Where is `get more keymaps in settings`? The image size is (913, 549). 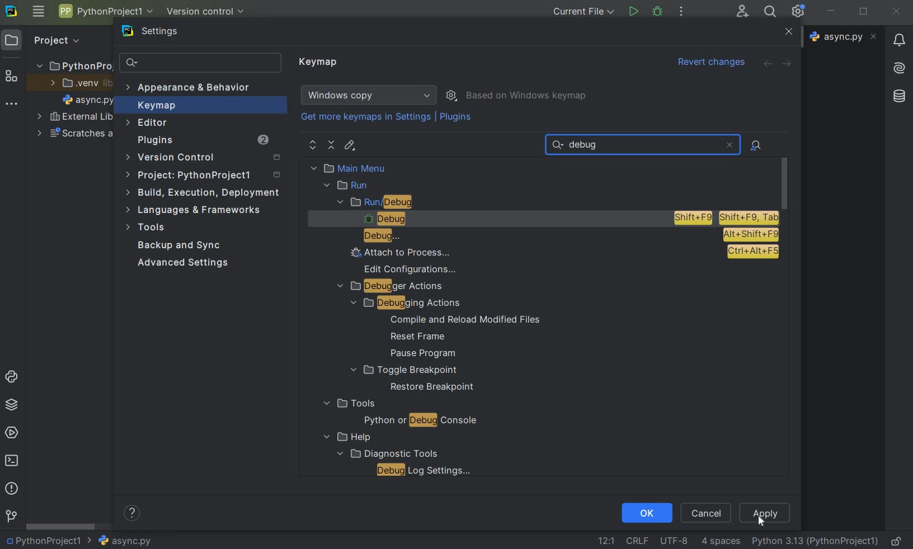 get more keymaps in settings is located at coordinates (367, 119).